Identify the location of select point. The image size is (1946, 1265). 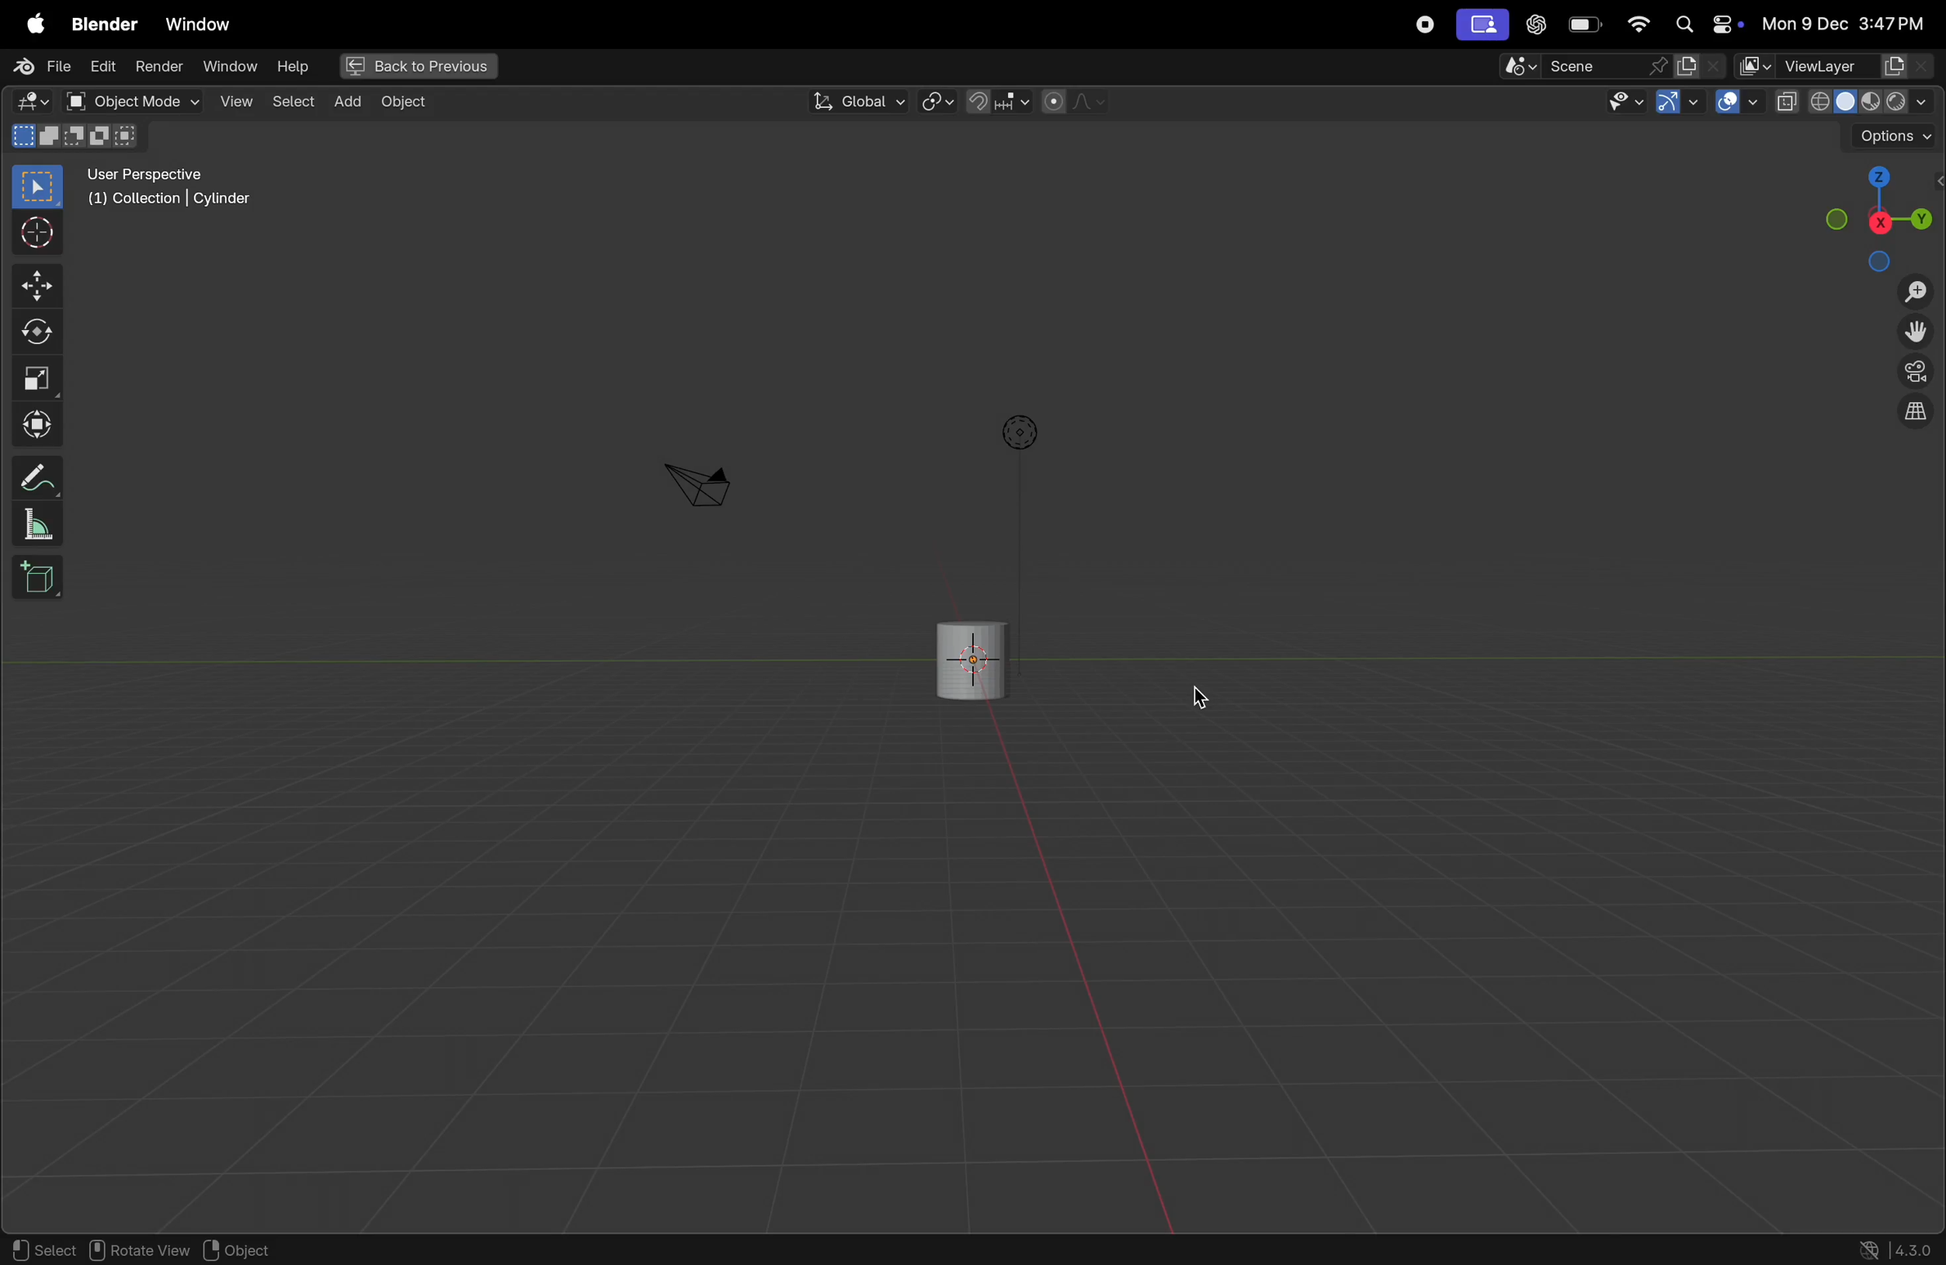
(37, 186).